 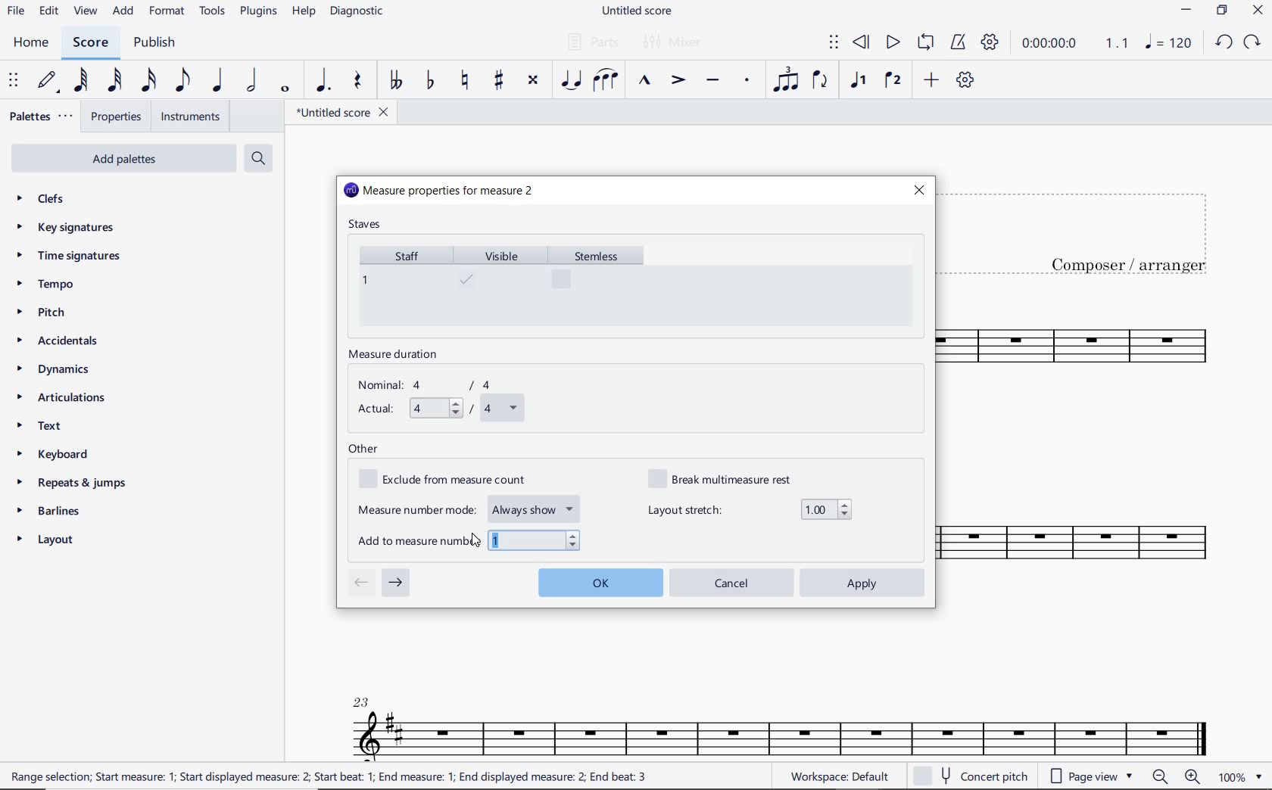 I want to click on FILE NAME, so click(x=640, y=11).